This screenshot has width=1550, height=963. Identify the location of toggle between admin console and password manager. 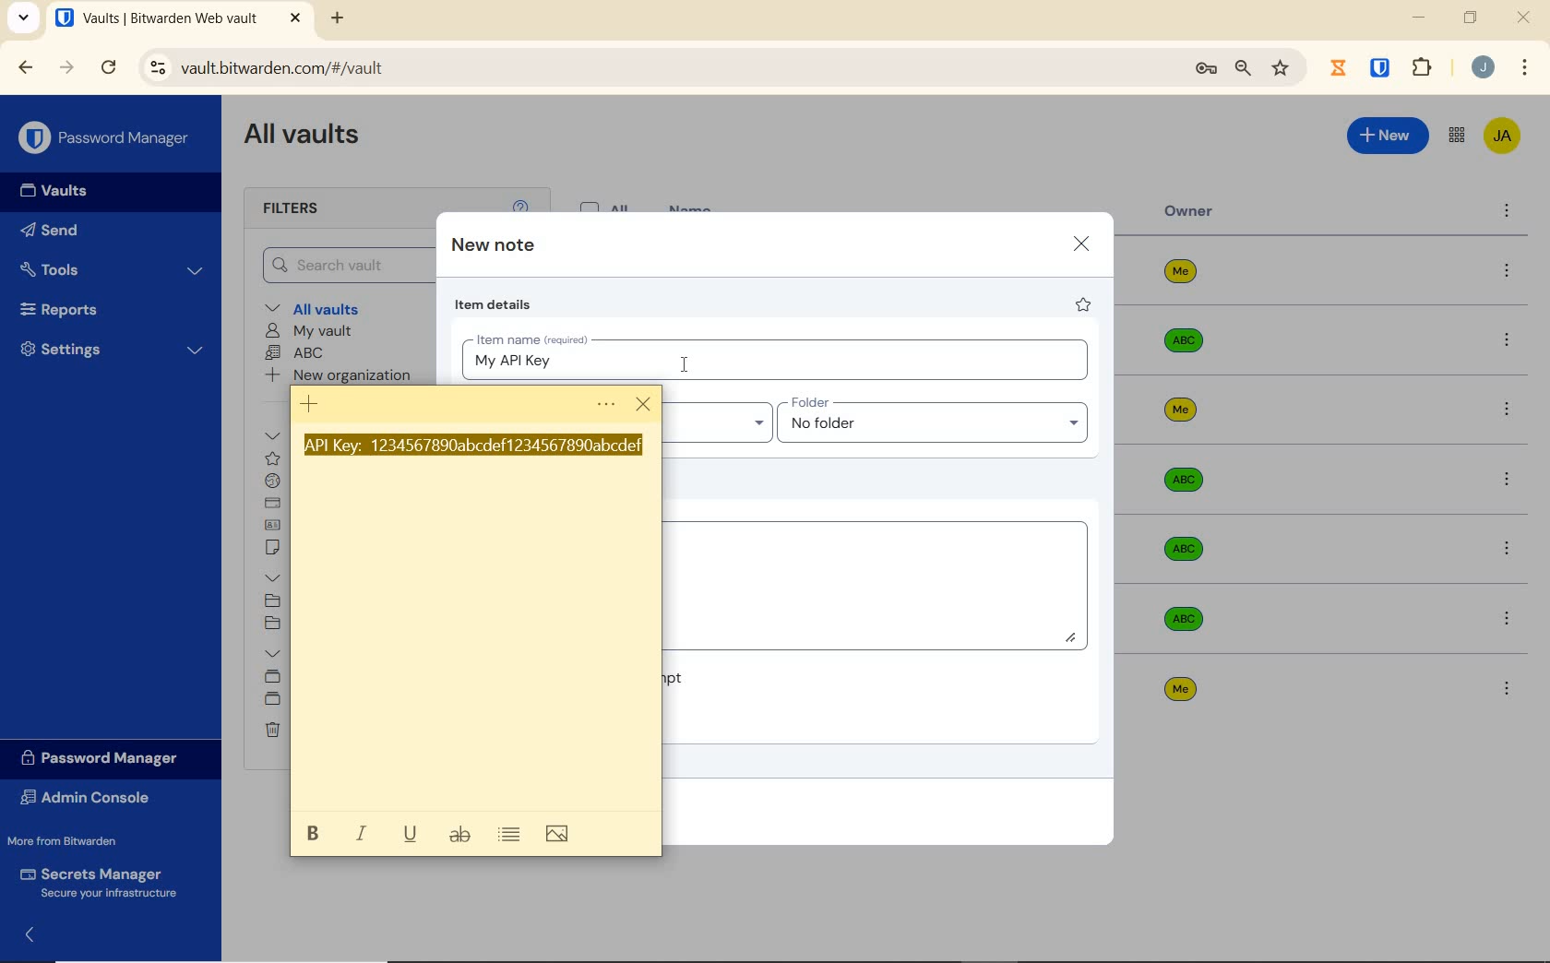
(1455, 136).